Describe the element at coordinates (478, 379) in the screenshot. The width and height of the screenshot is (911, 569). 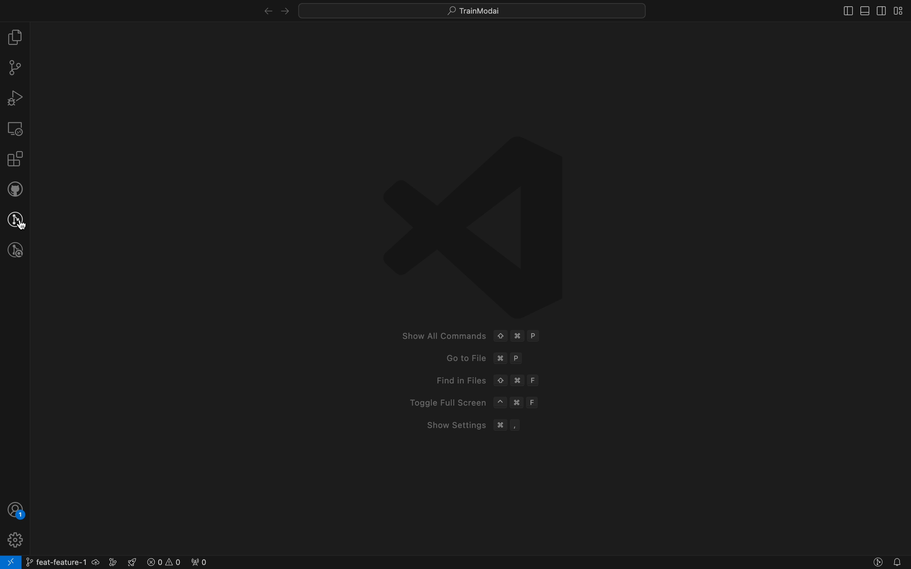
I see `Find in Files © # F` at that location.